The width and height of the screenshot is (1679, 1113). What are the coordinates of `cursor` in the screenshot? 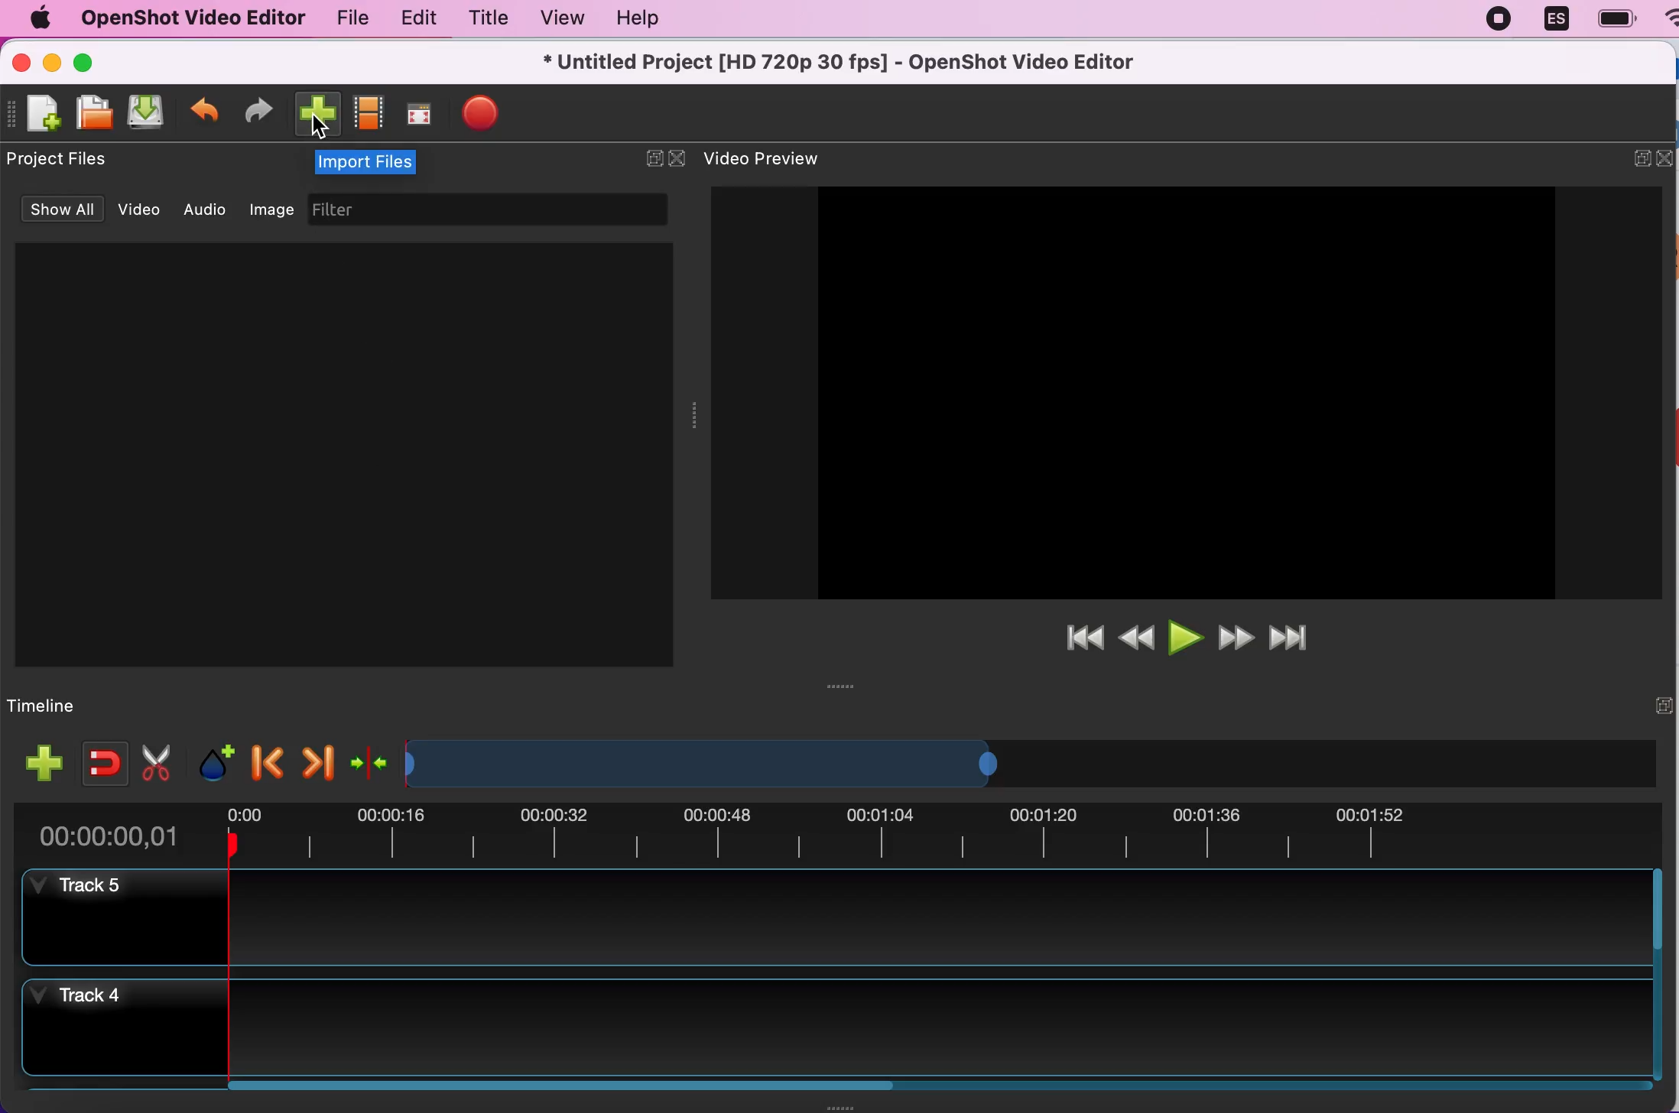 It's located at (322, 128).